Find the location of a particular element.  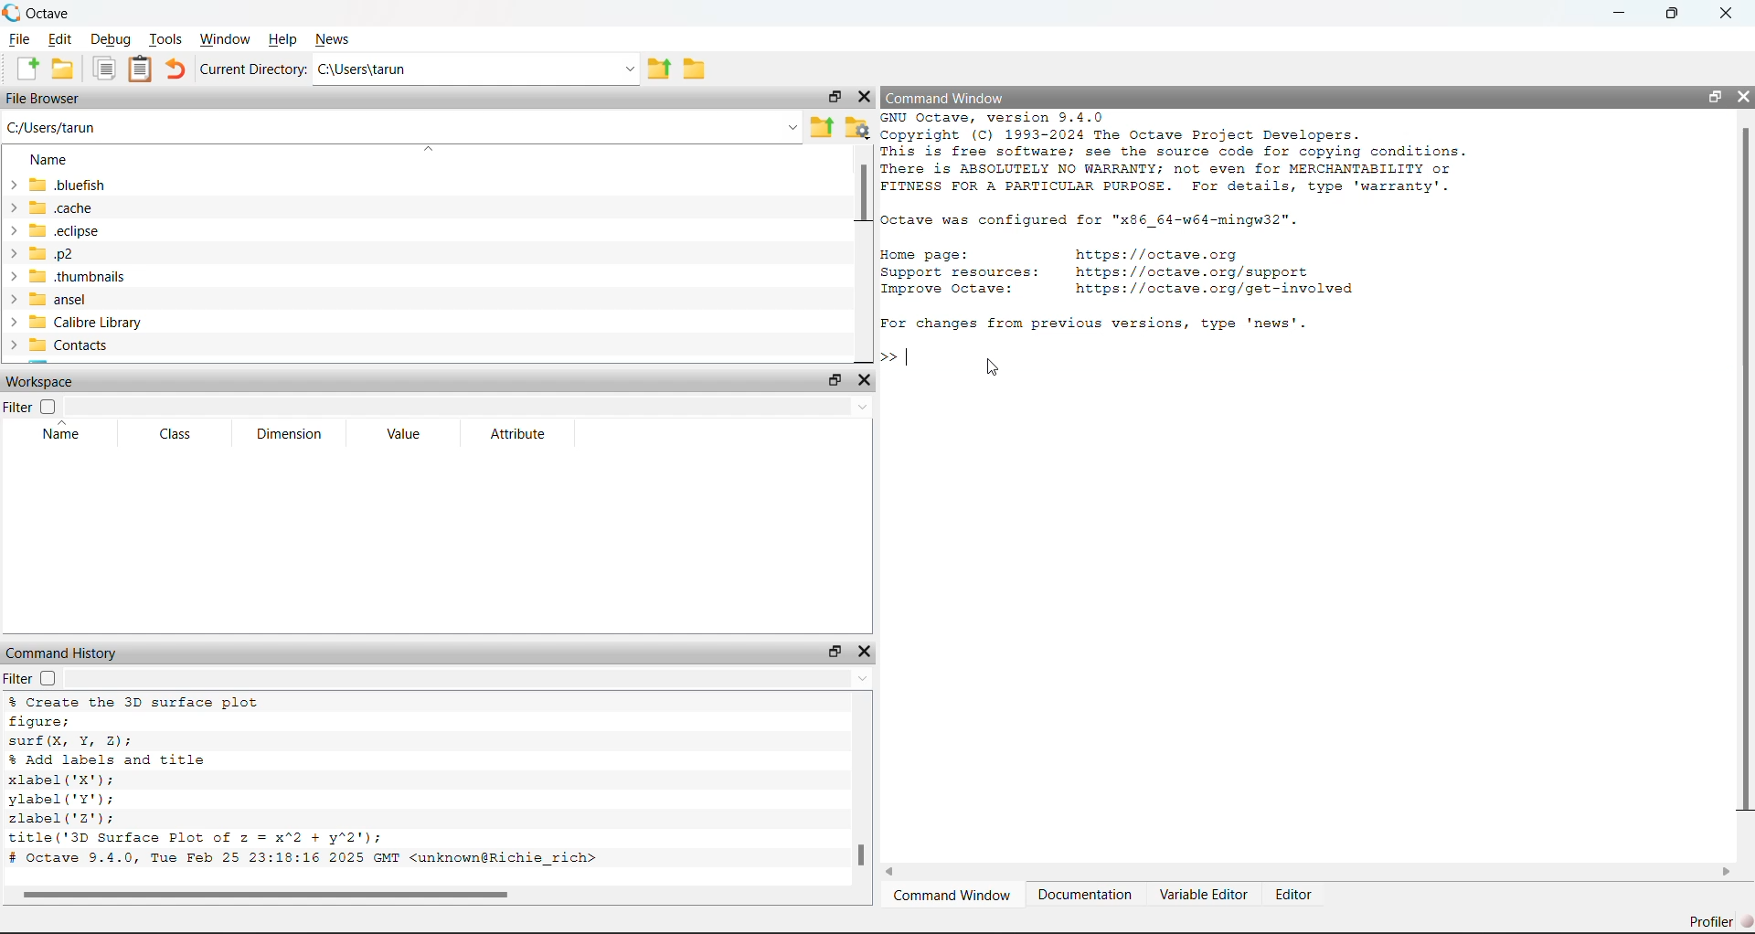

Name is located at coordinates (49, 159).